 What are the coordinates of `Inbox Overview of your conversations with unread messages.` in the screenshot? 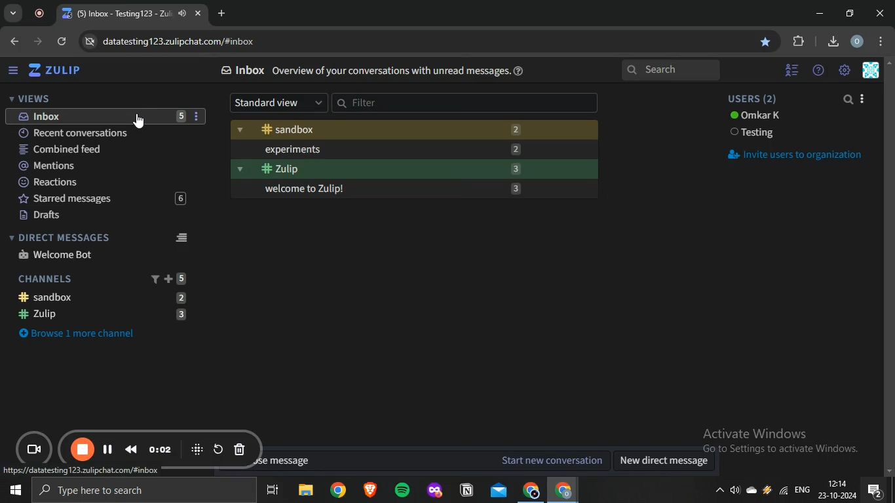 It's located at (366, 71).